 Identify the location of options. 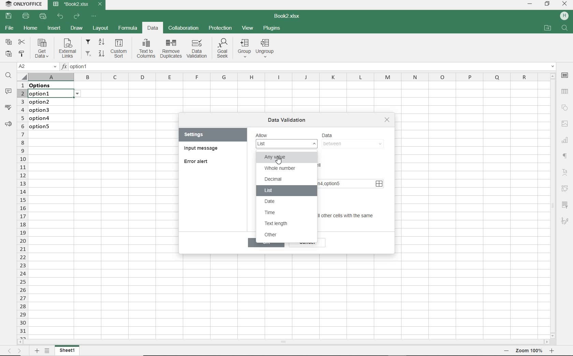
(79, 93).